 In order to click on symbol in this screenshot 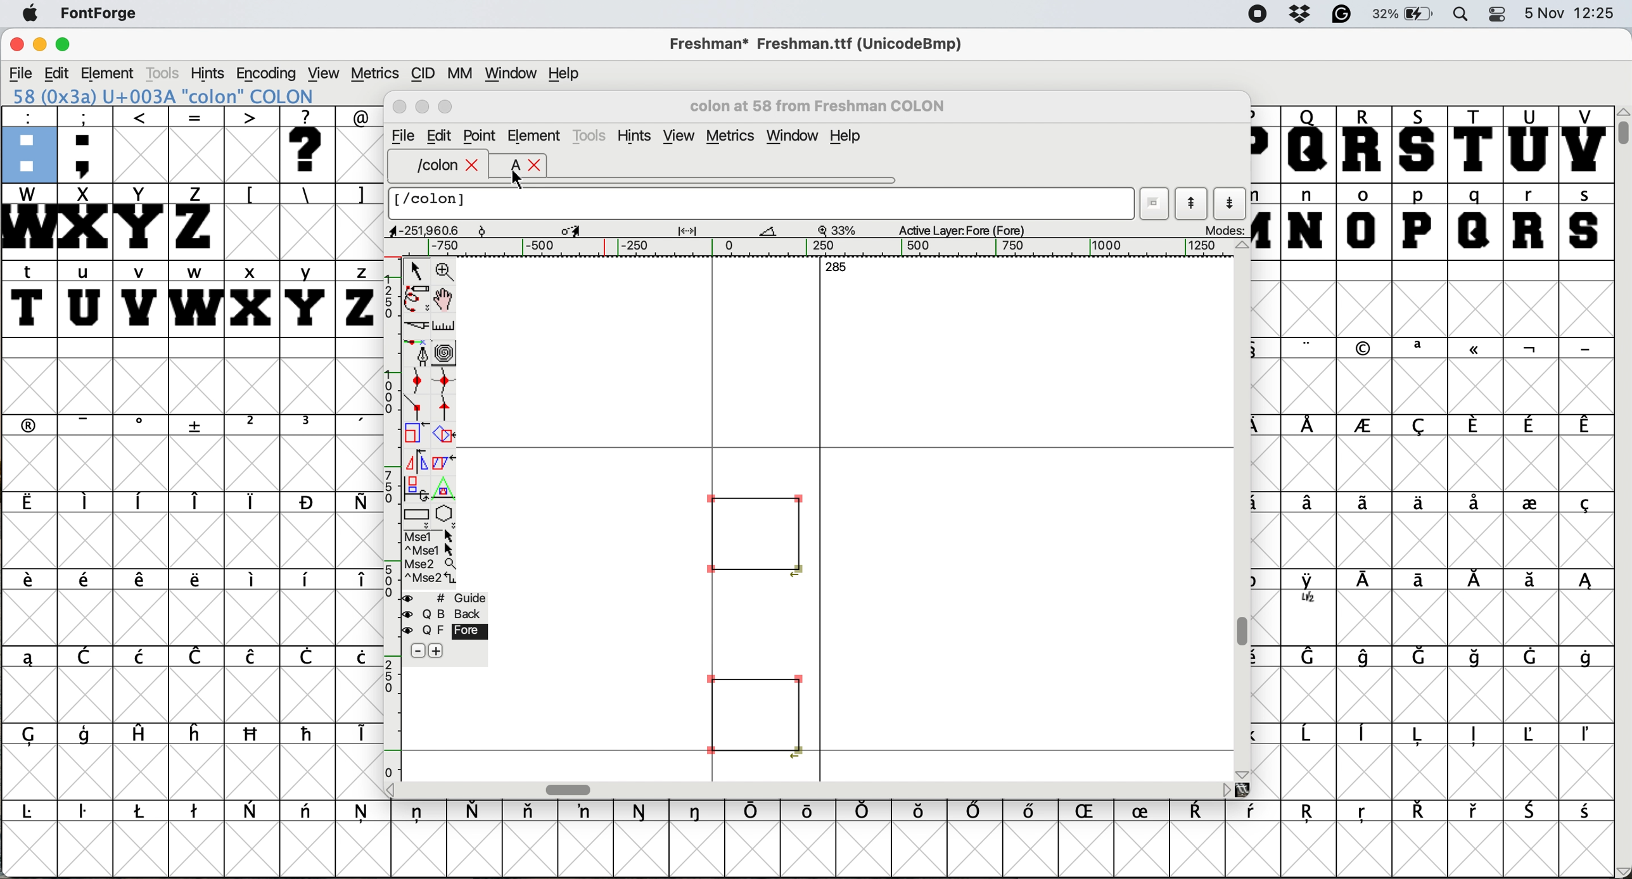, I will do `click(1424, 655)`.